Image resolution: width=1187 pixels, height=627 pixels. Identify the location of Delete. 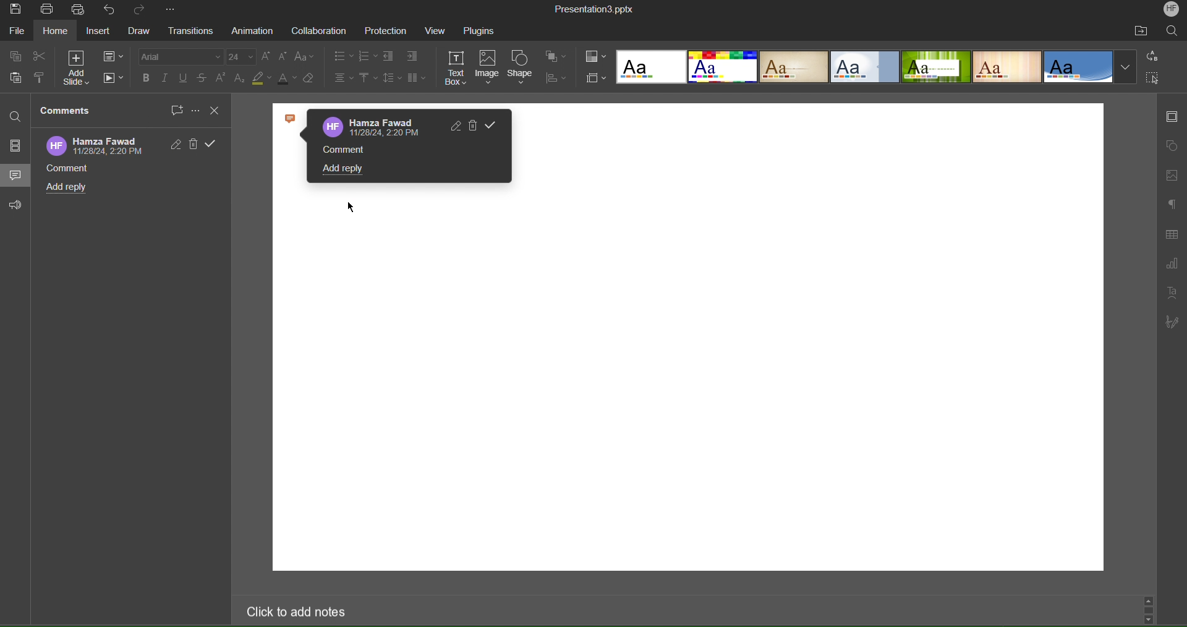
(194, 143).